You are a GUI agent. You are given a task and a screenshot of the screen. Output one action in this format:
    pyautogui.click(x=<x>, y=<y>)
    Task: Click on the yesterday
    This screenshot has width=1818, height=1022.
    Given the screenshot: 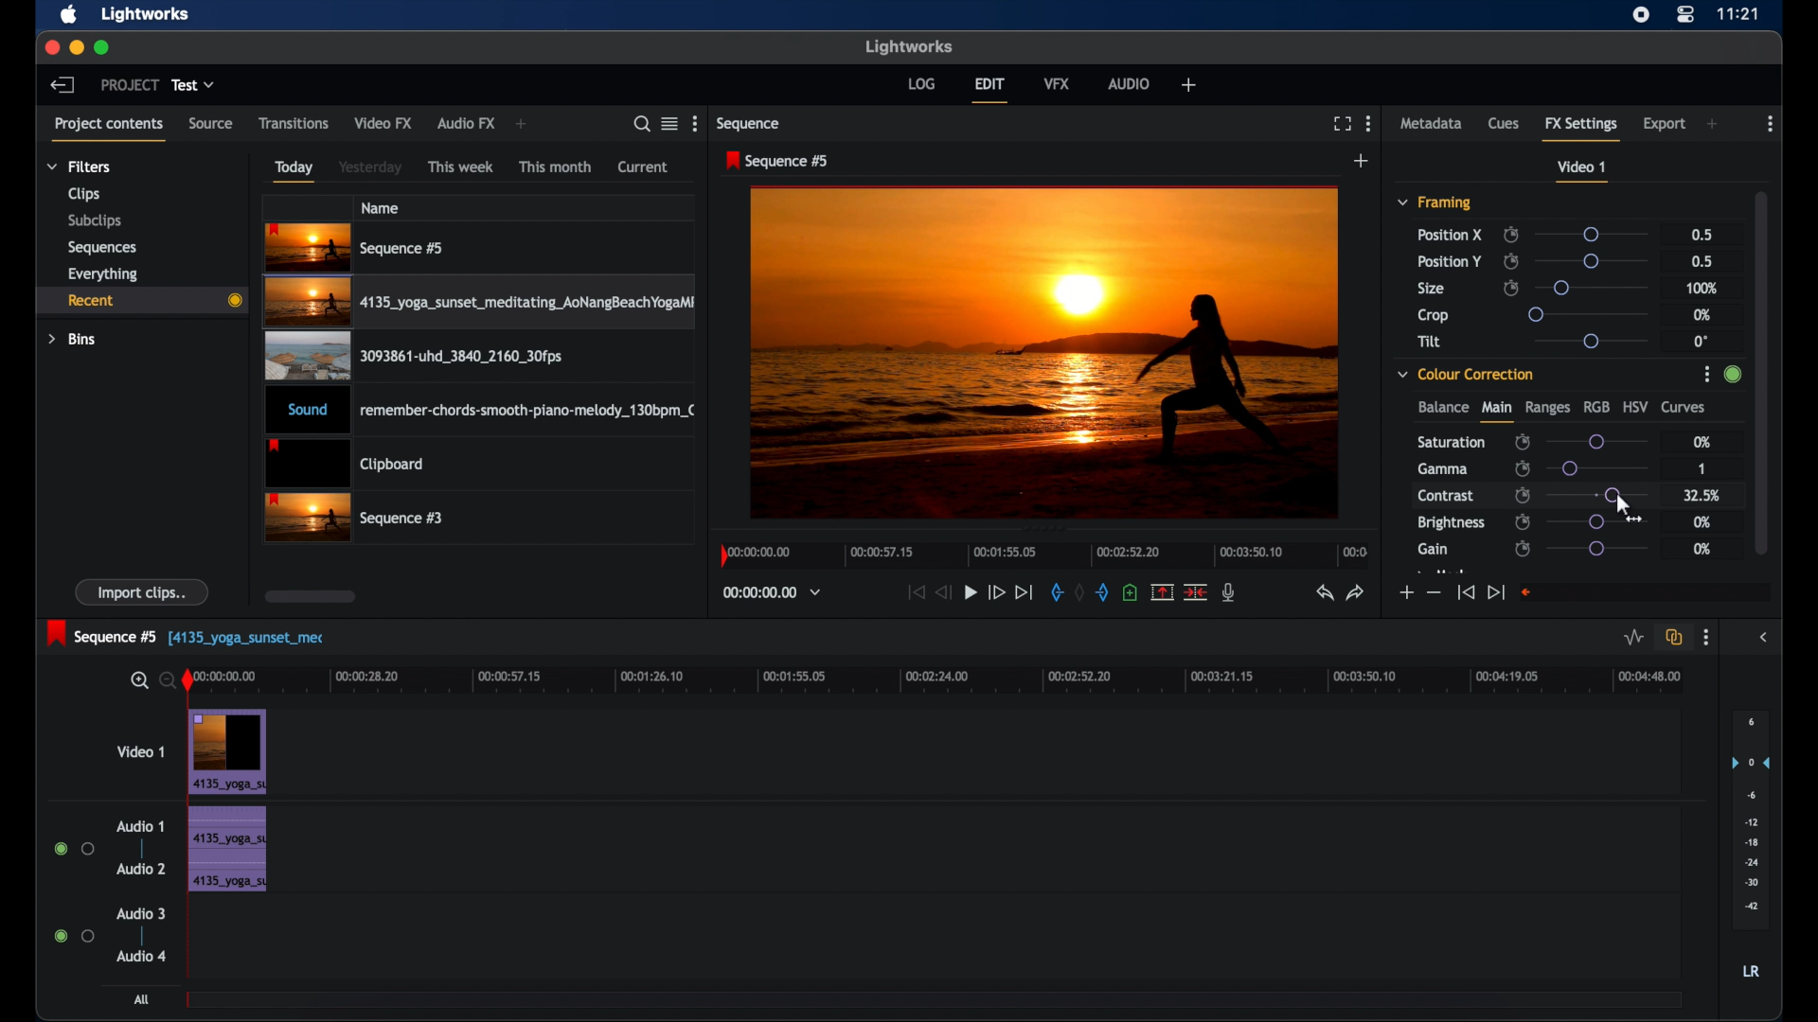 What is the action you would take?
    pyautogui.click(x=370, y=167)
    